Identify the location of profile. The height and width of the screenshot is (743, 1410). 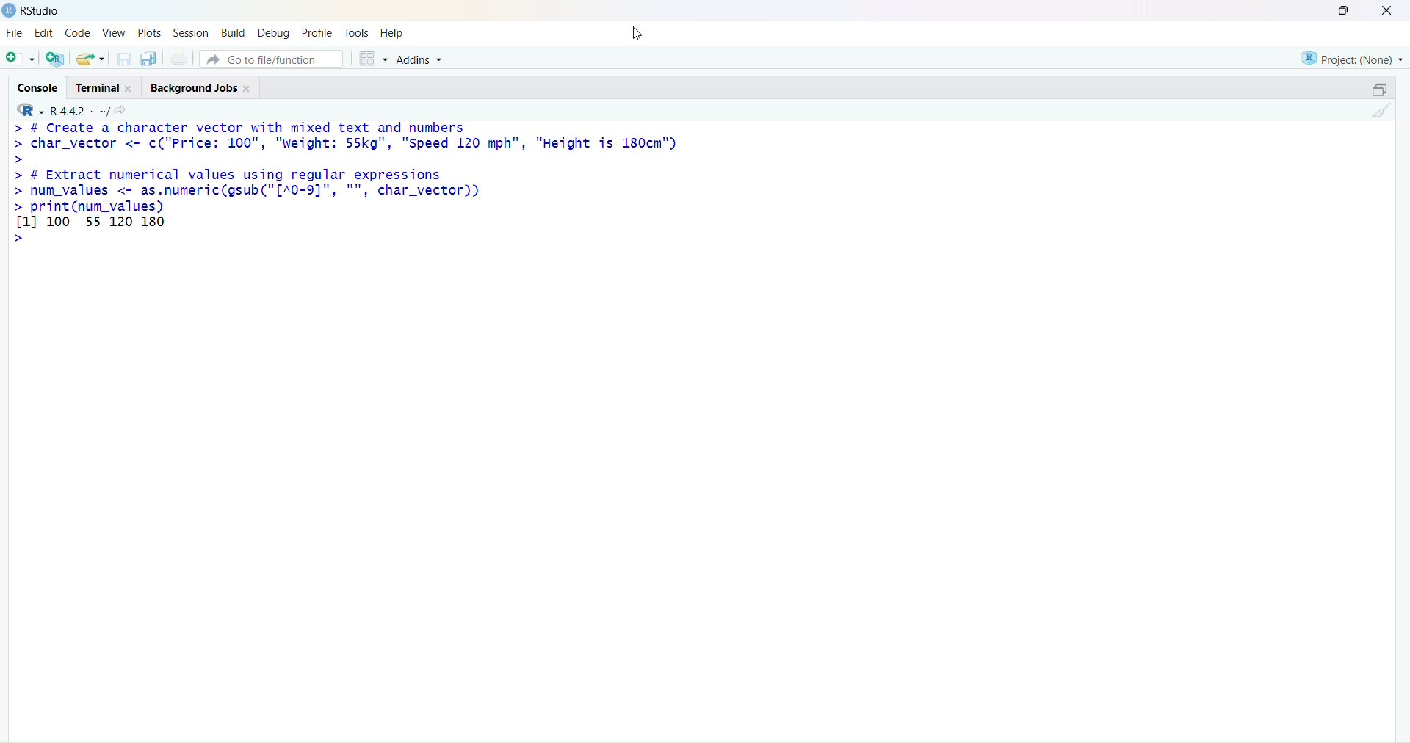
(317, 34).